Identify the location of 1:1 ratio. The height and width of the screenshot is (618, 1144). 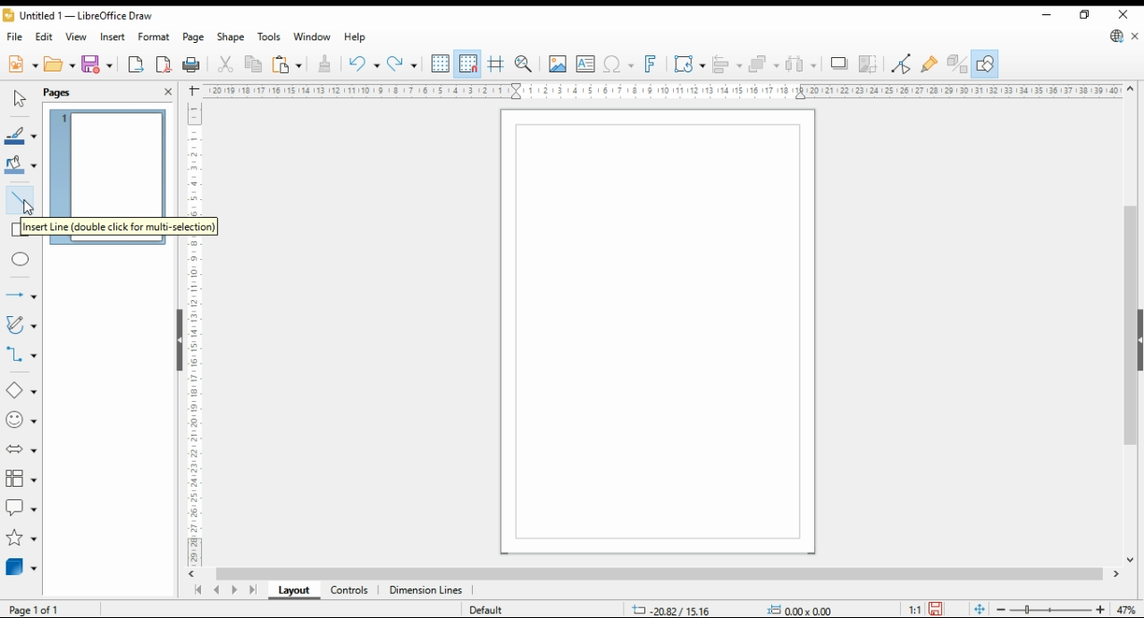
(926, 607).